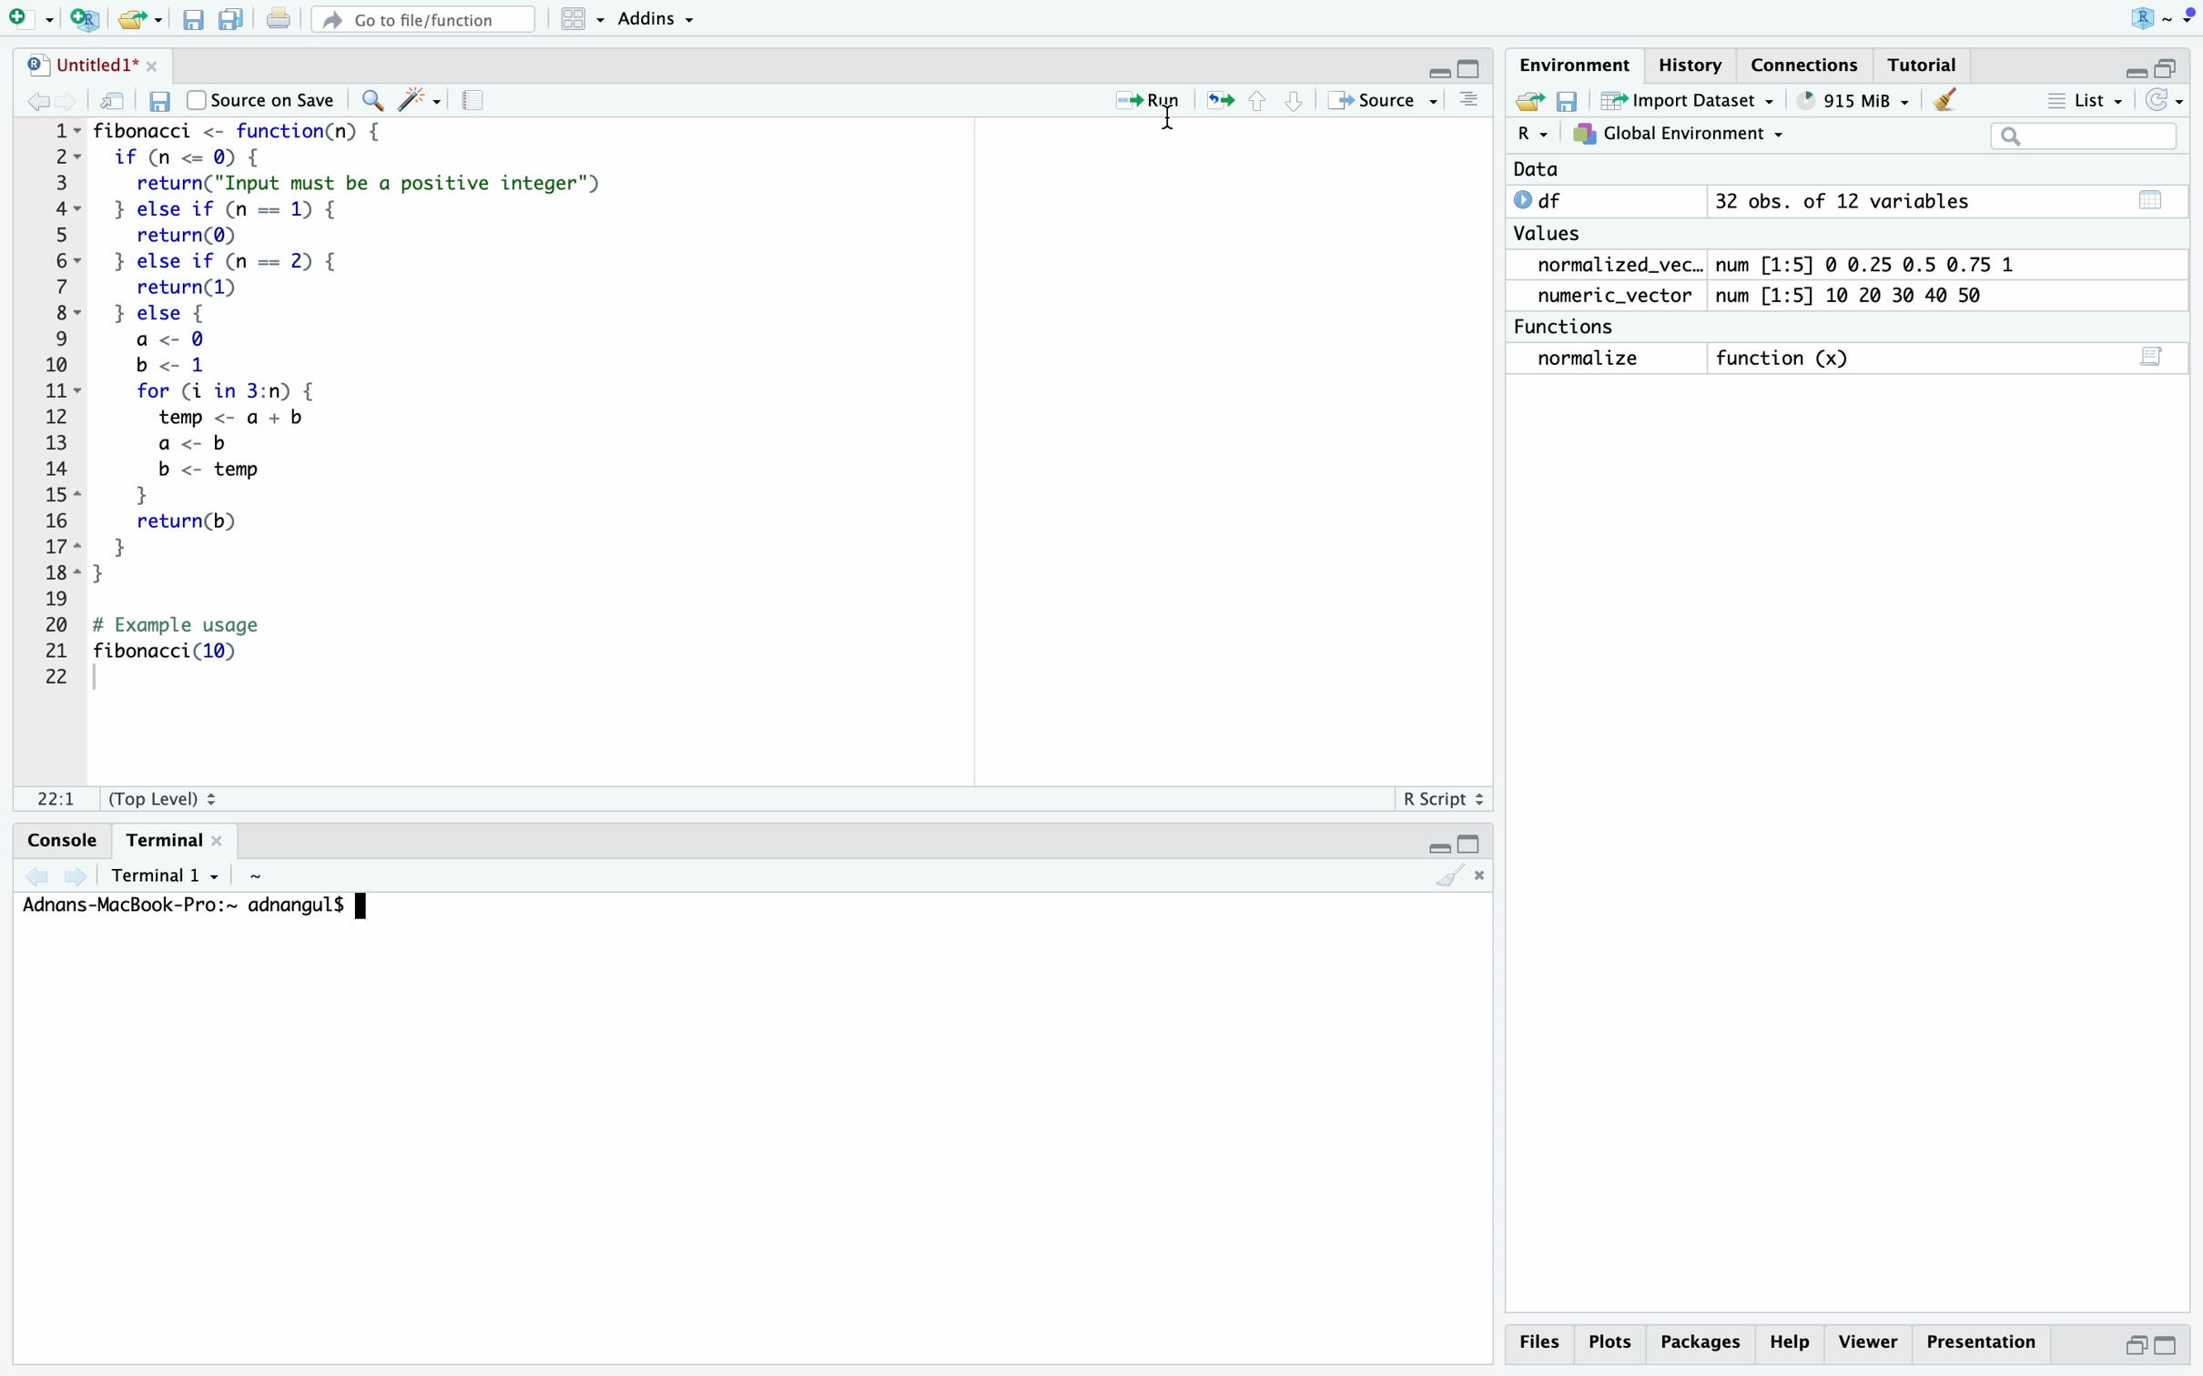  What do you see at coordinates (1862, 262) in the screenshot?
I see `num [1:5] 0 0.25 0.5 0.75 1` at bounding box center [1862, 262].